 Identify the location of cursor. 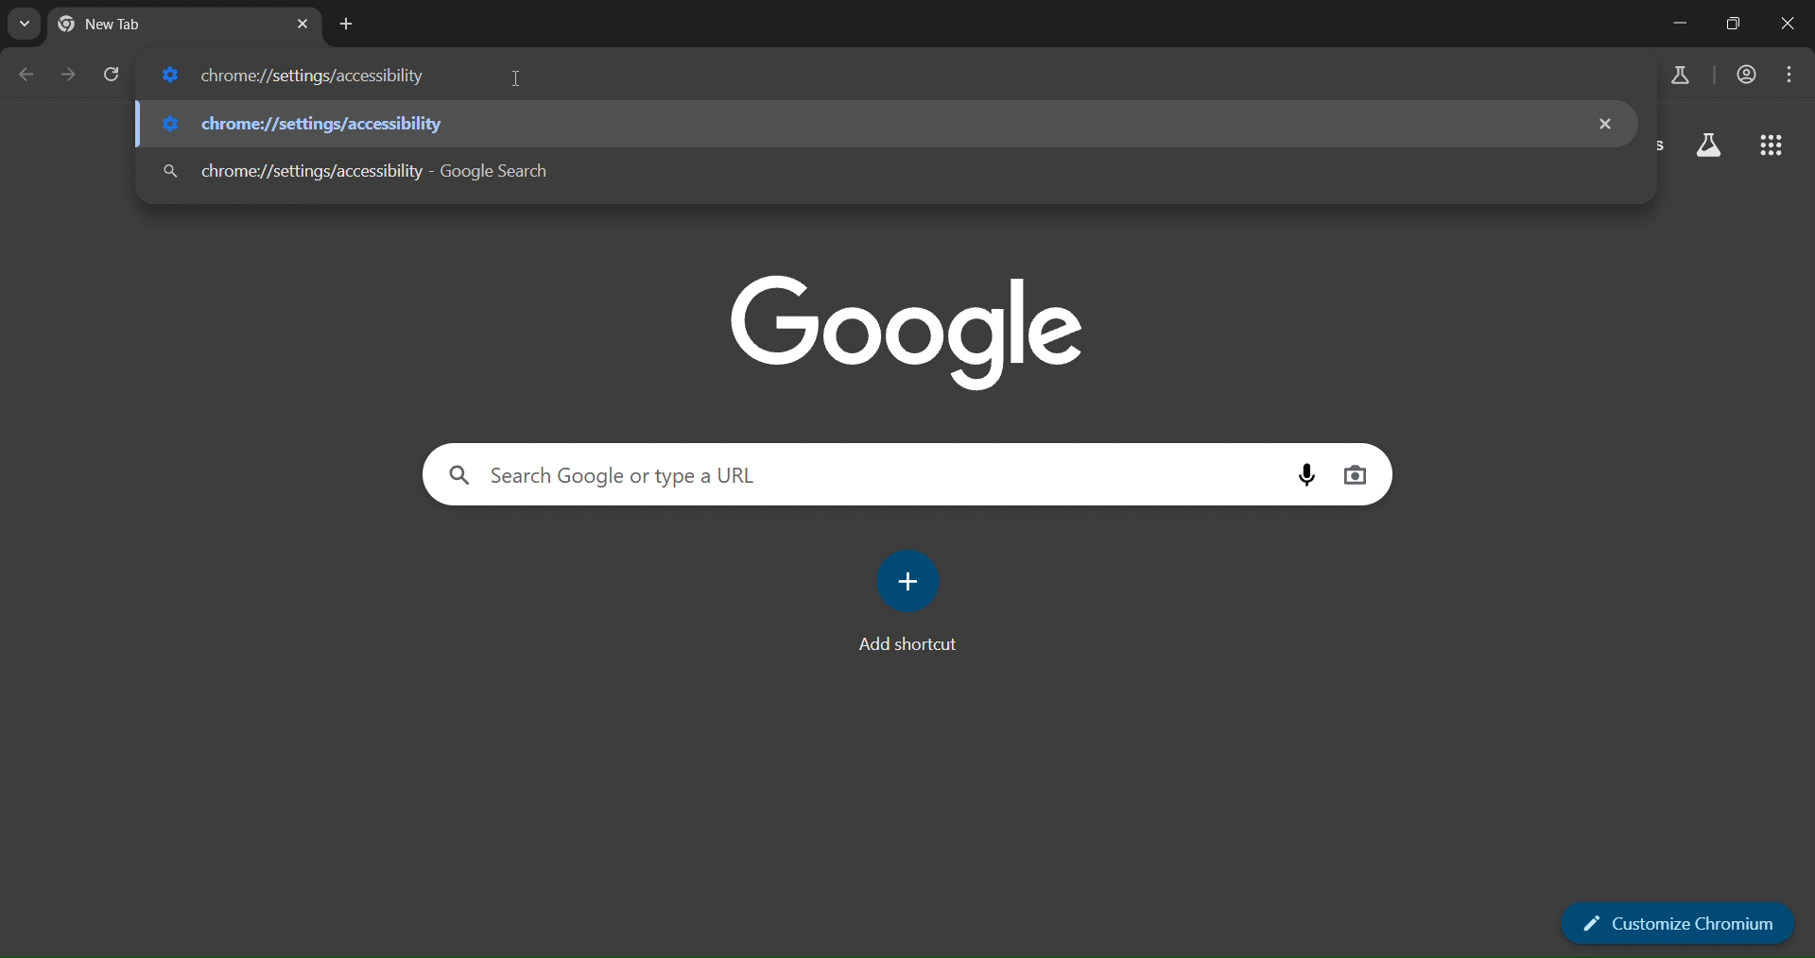
(520, 83).